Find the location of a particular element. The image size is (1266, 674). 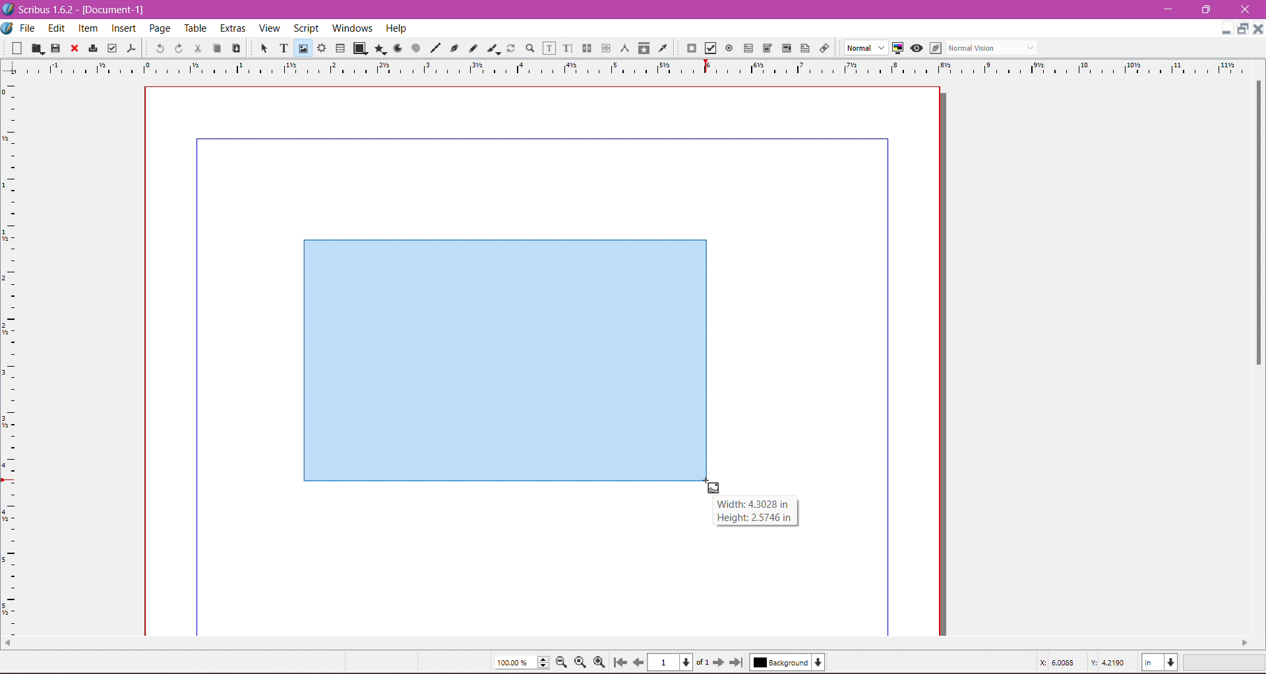

Zoom Out by the stepping value in Tools preferences is located at coordinates (562, 662).